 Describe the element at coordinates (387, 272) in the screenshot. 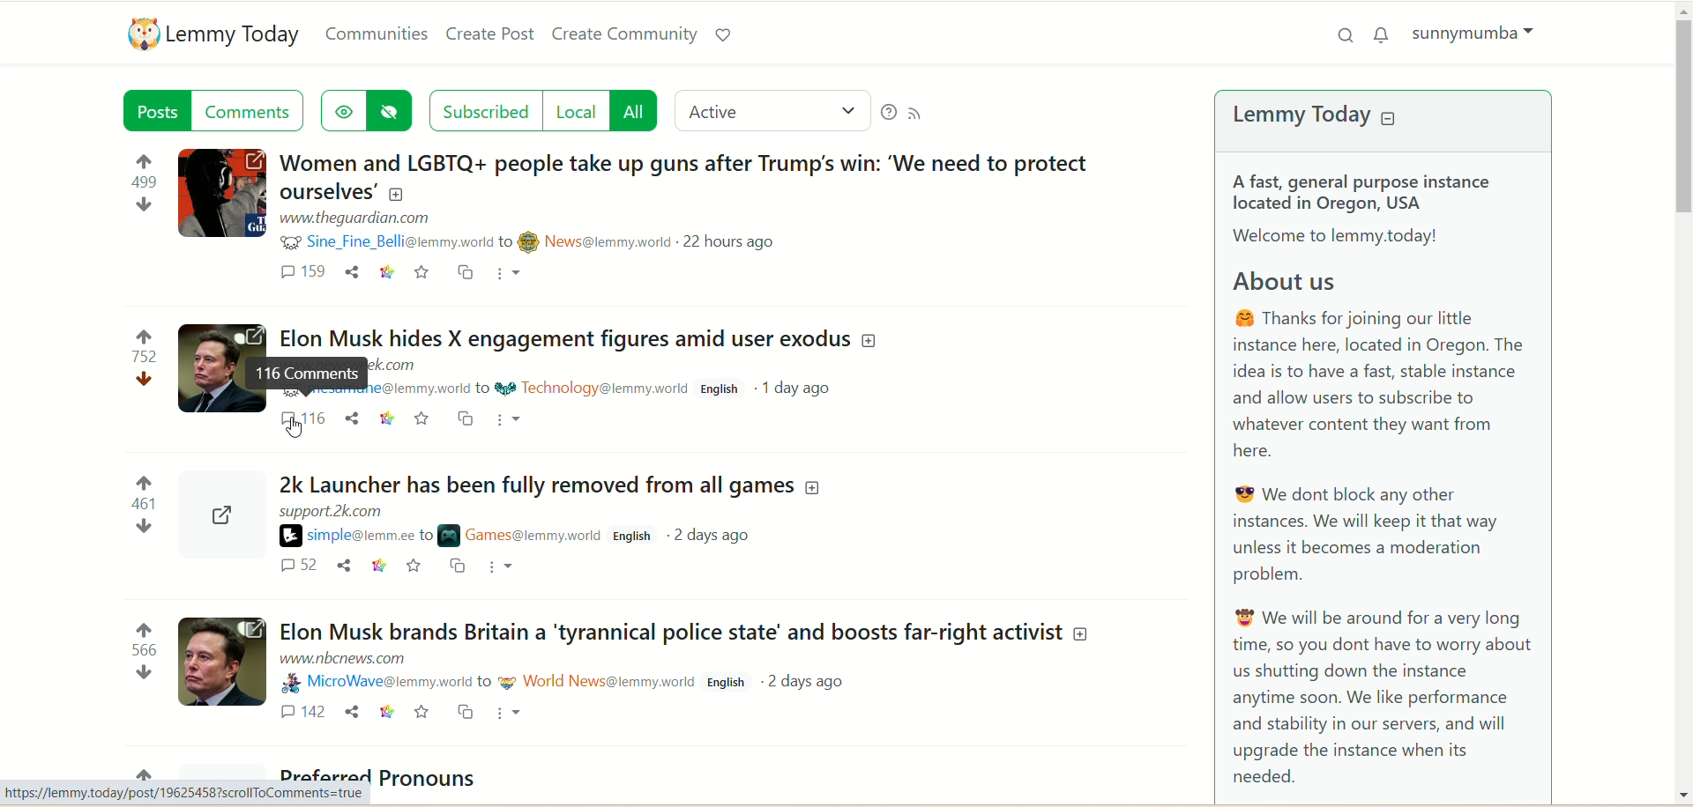

I see `link` at that location.